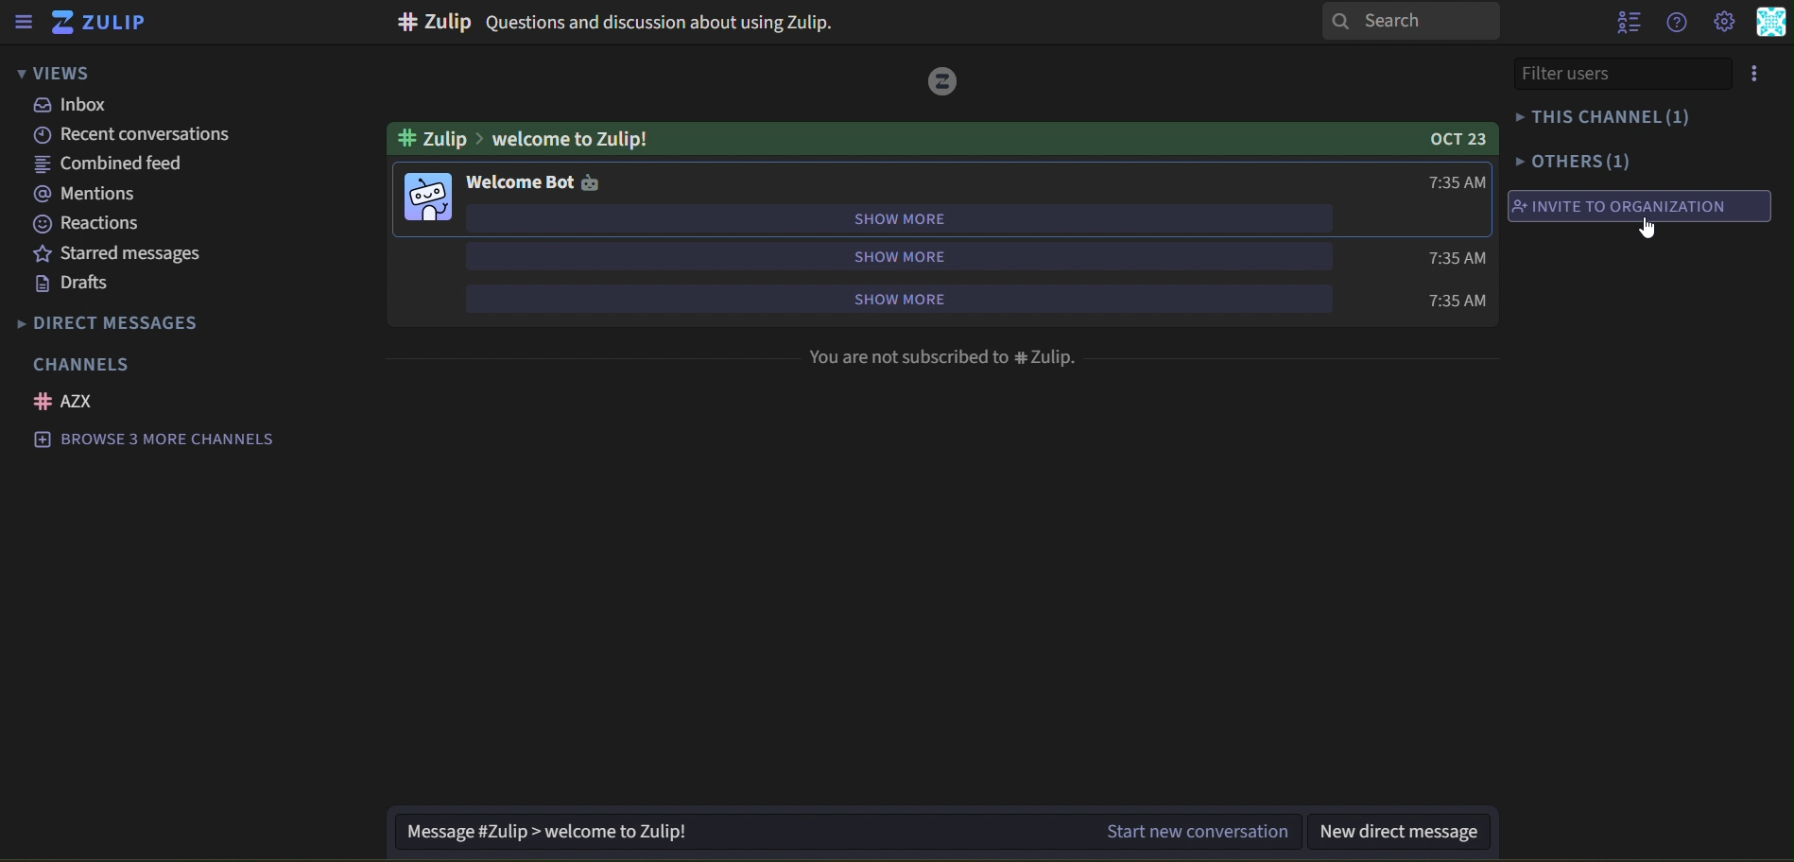  I want to click on channels, so click(92, 364).